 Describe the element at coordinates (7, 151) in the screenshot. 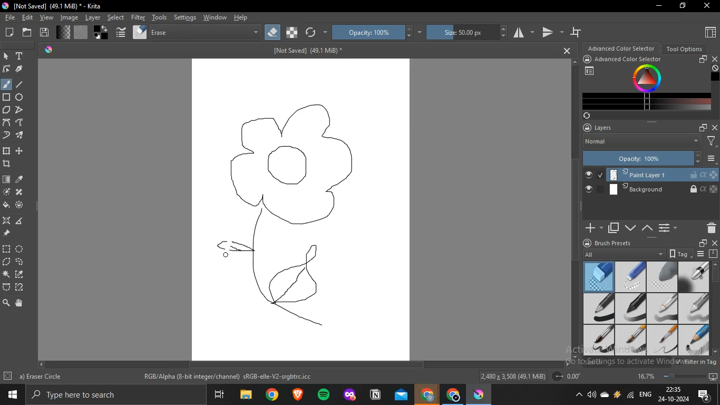

I see `transform layer` at that location.